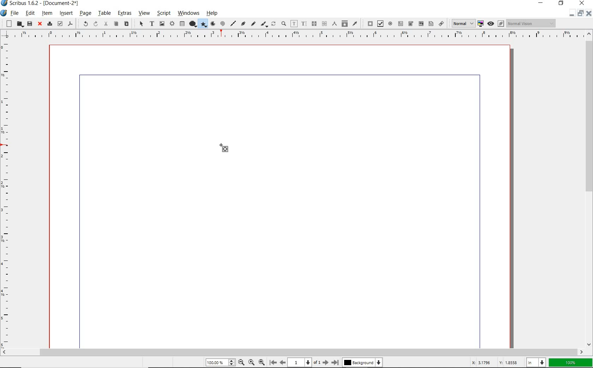  What do you see at coordinates (116, 24) in the screenshot?
I see `copy` at bounding box center [116, 24].